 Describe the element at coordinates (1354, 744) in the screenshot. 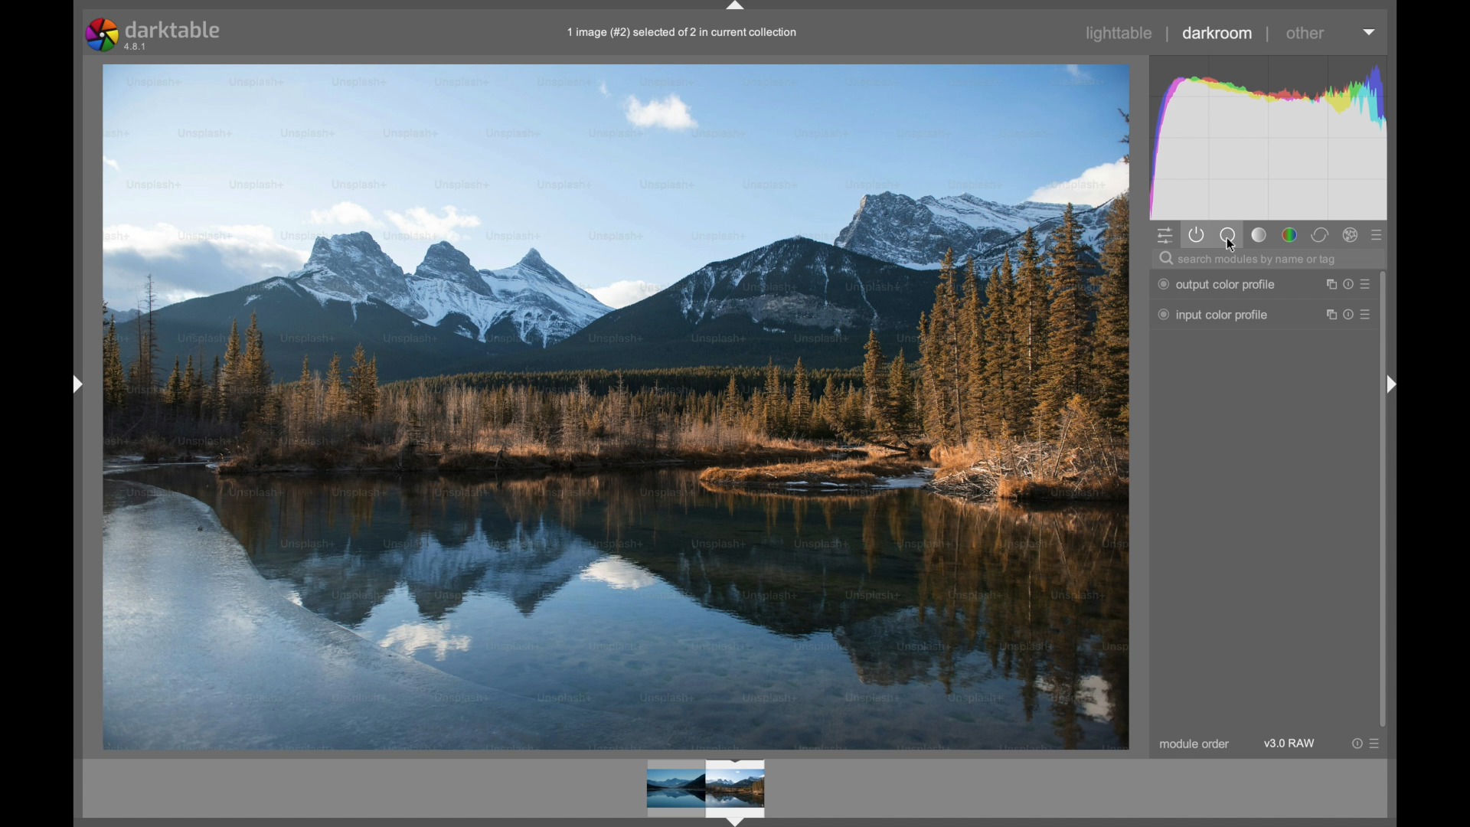

I see `reset parameters` at that location.